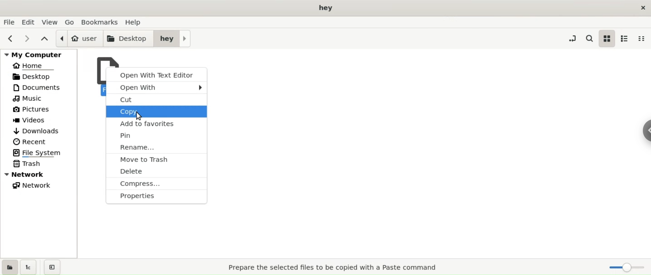 The height and width of the screenshot is (275, 651). What do you see at coordinates (40, 110) in the screenshot?
I see `pictures` at bounding box center [40, 110].